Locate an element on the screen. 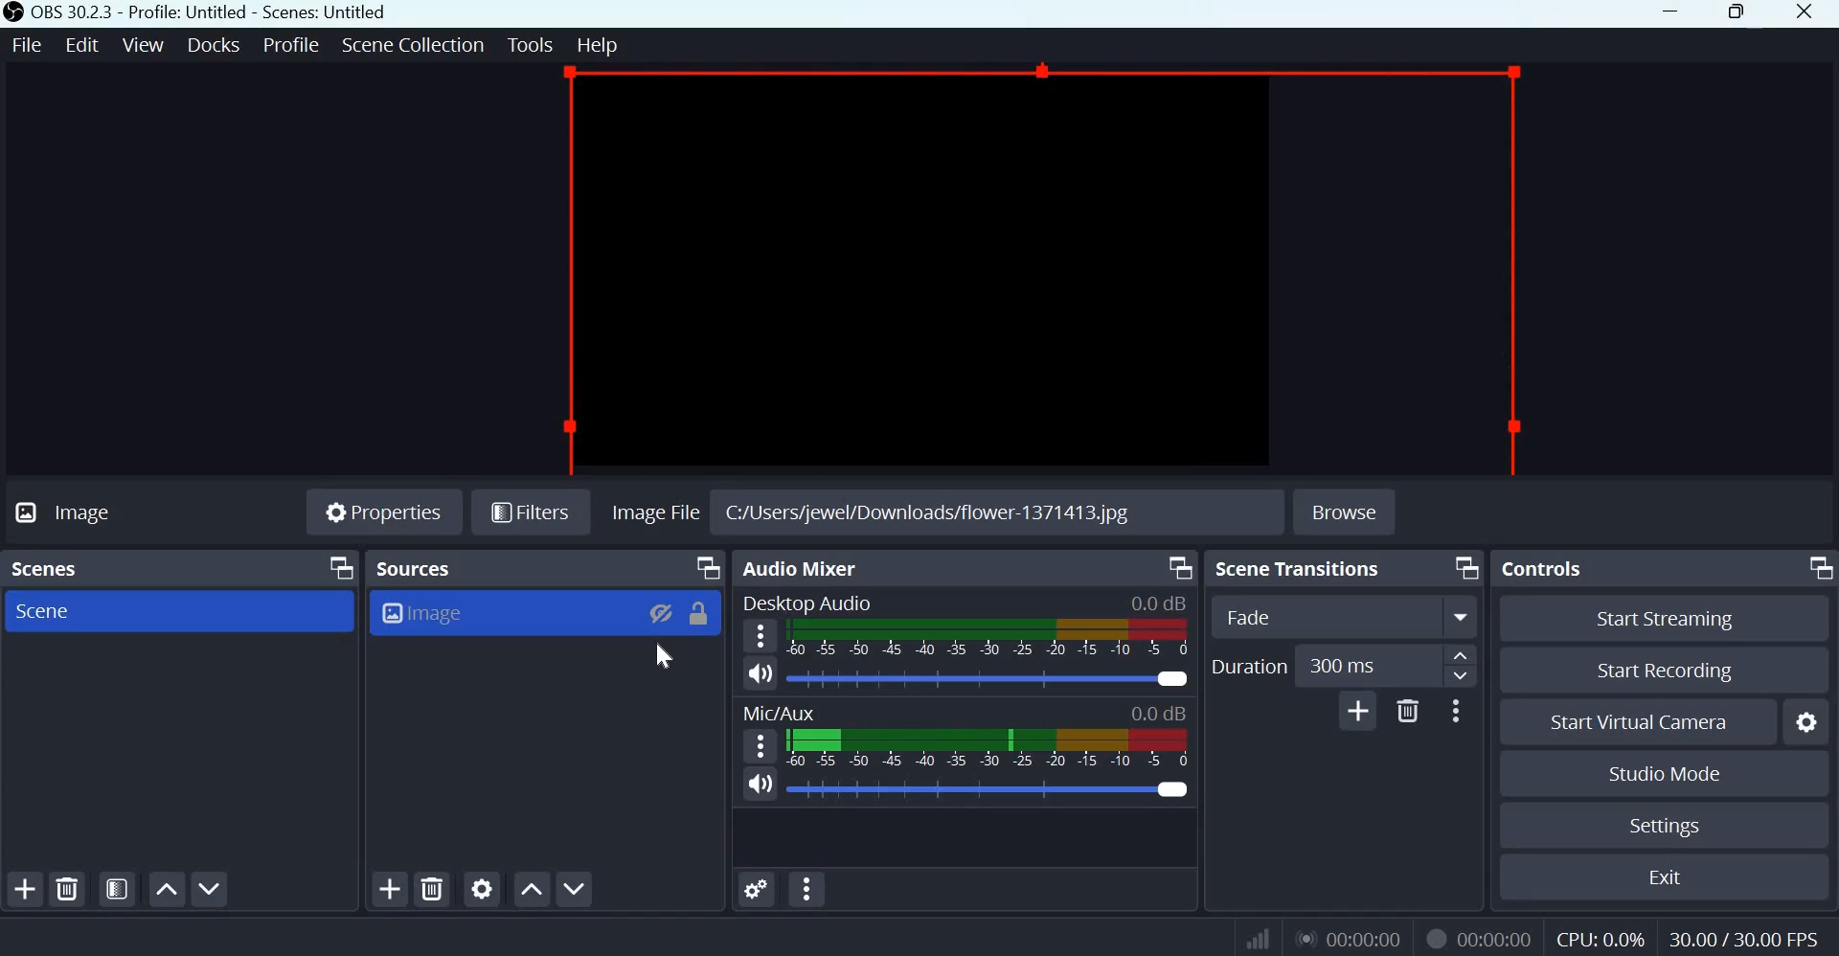  Dock Options icon is located at coordinates (337, 567).